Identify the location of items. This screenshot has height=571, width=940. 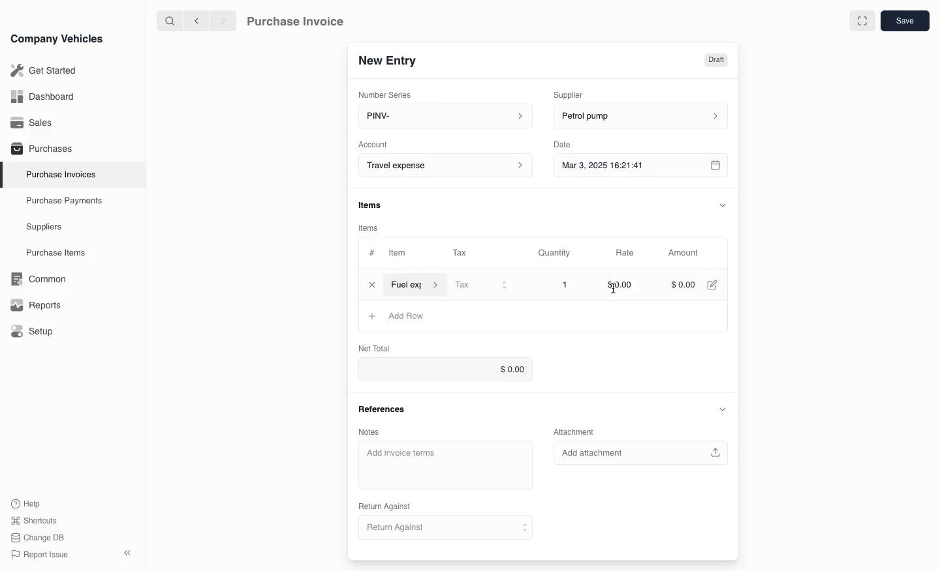
(371, 227).